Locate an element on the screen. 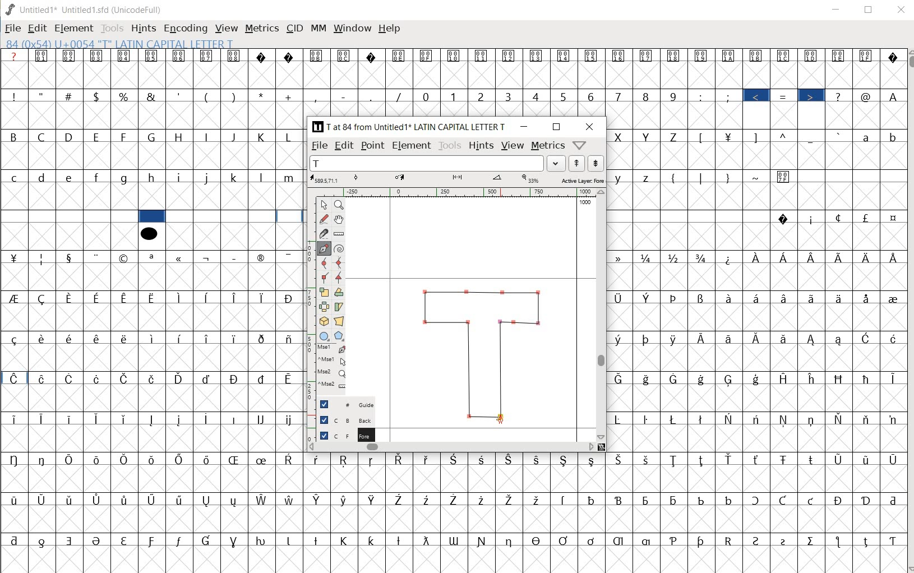  Symbol is located at coordinates (701, 500).